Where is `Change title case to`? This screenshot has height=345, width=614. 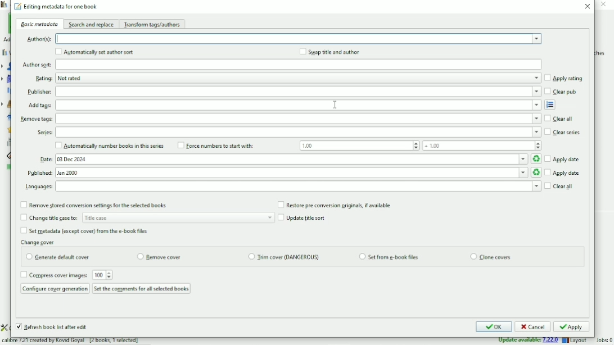 Change title case to is located at coordinates (147, 217).